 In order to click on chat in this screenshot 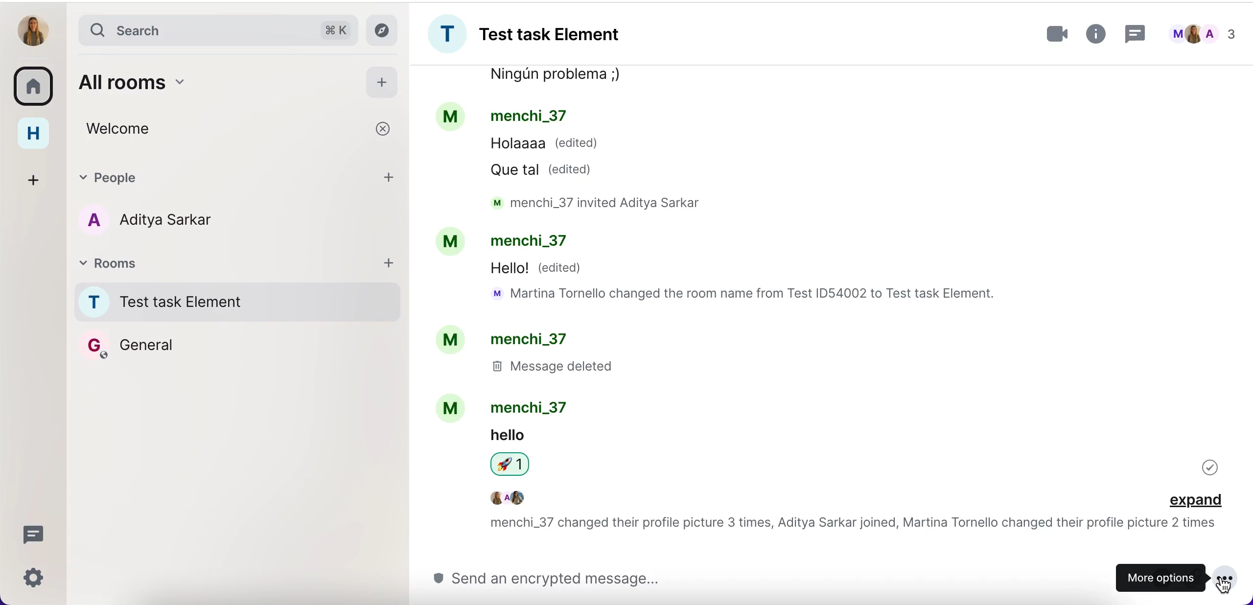, I will do `click(757, 310)`.